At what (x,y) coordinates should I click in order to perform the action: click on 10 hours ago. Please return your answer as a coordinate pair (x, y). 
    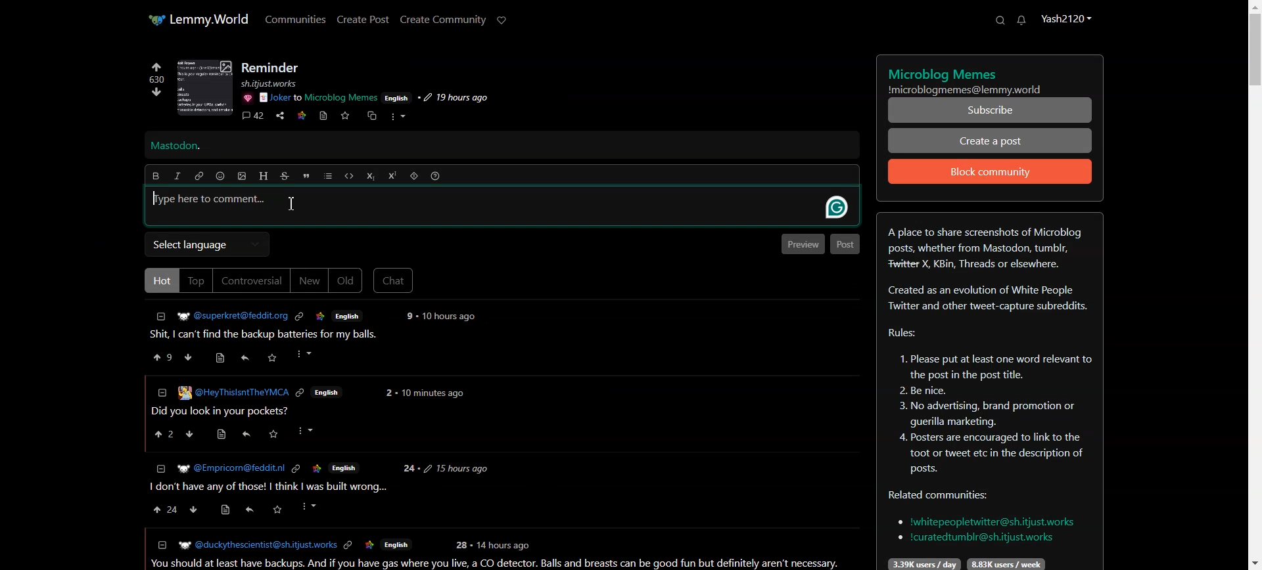
    Looking at the image, I should click on (450, 317).